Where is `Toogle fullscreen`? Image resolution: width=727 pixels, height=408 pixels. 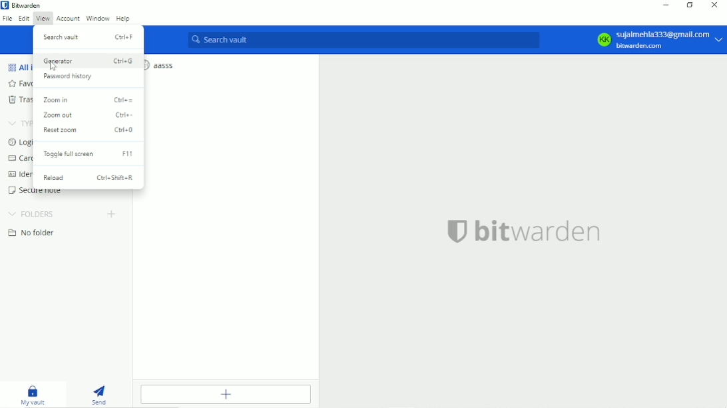 Toogle fullscreen is located at coordinates (89, 154).